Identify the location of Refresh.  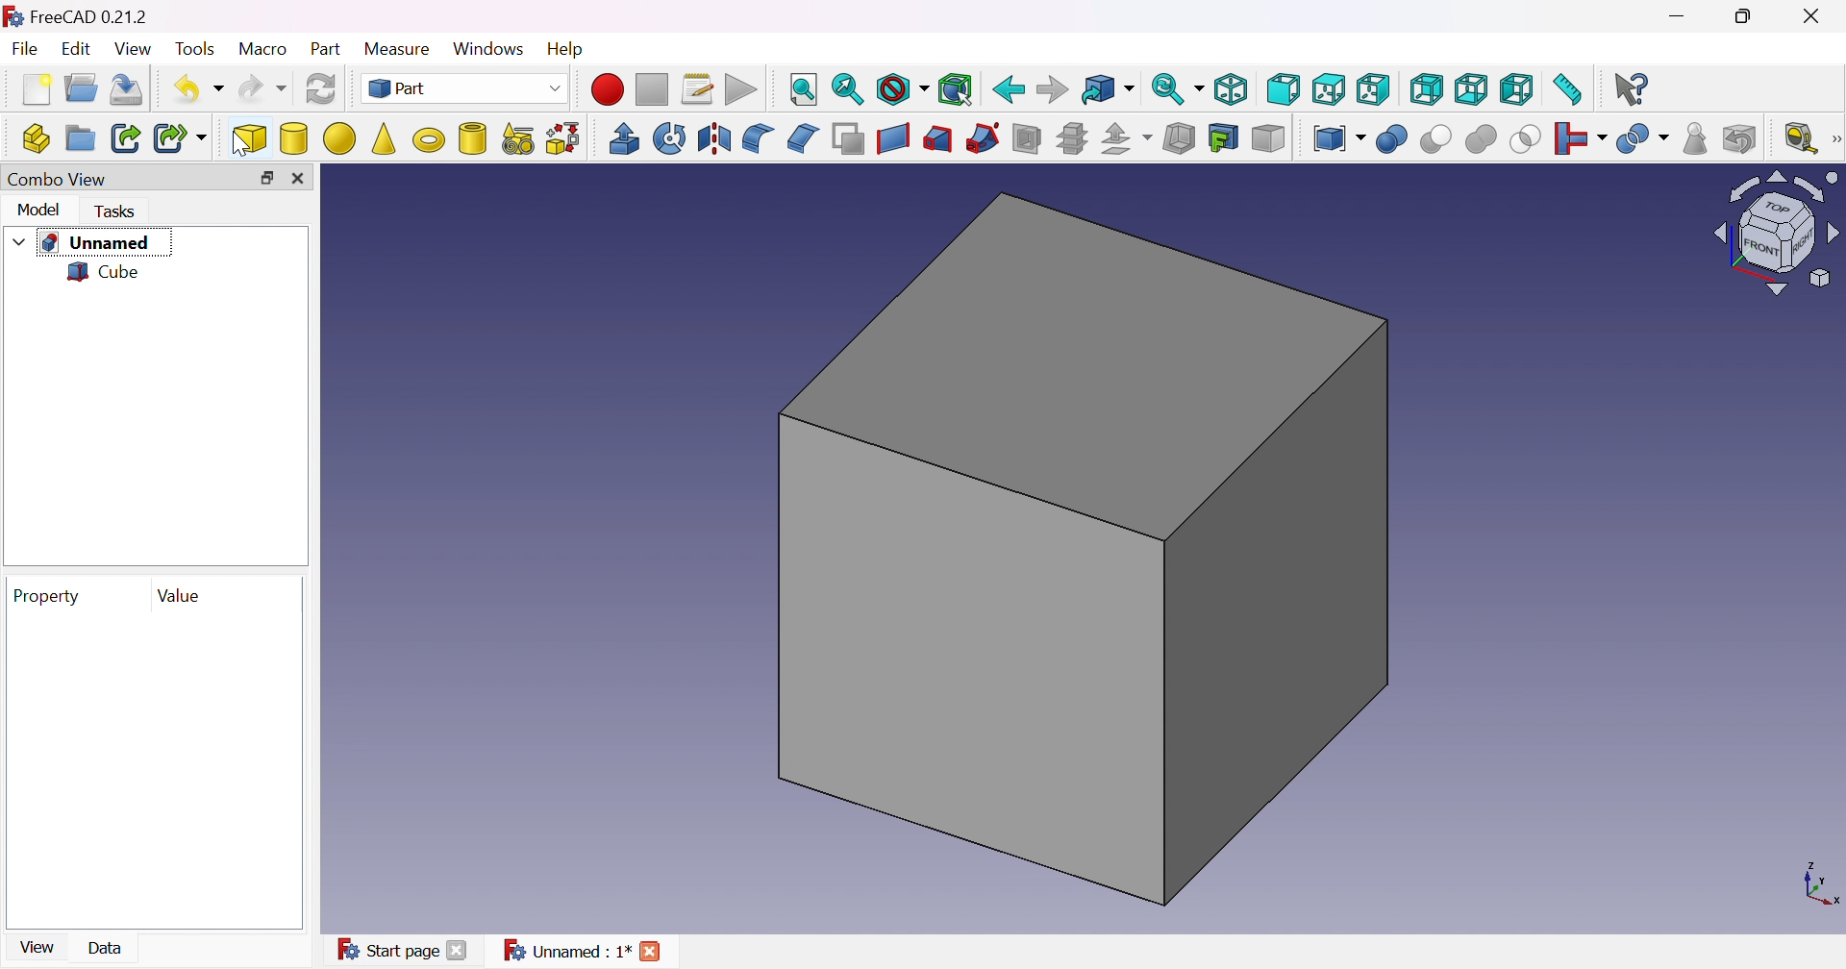
(321, 90).